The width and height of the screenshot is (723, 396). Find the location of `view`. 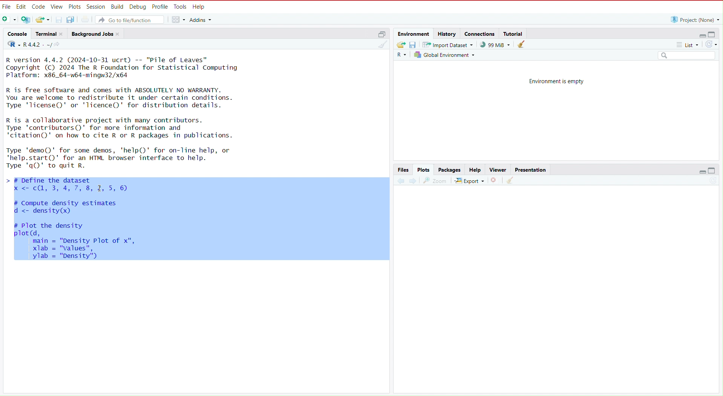

view is located at coordinates (57, 6).